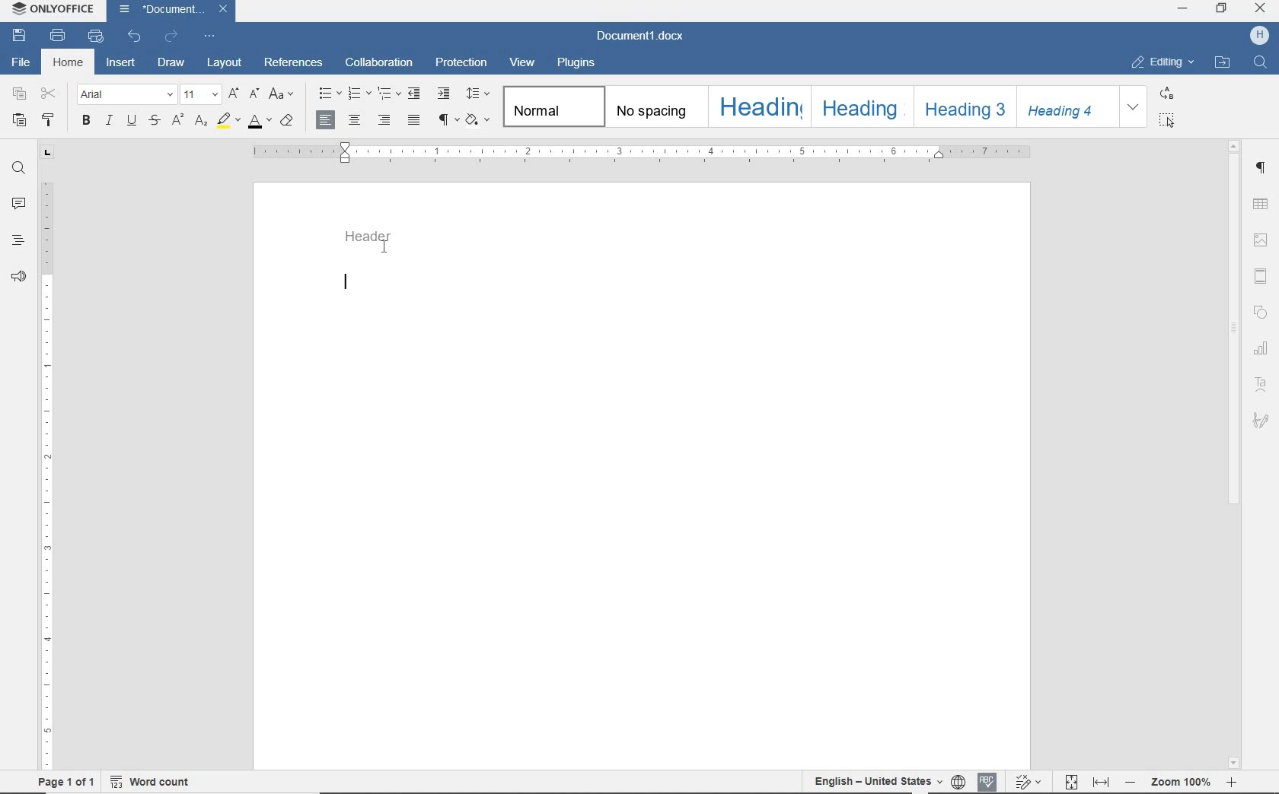 The height and width of the screenshot is (794, 1279). I want to click on comments, so click(17, 204).